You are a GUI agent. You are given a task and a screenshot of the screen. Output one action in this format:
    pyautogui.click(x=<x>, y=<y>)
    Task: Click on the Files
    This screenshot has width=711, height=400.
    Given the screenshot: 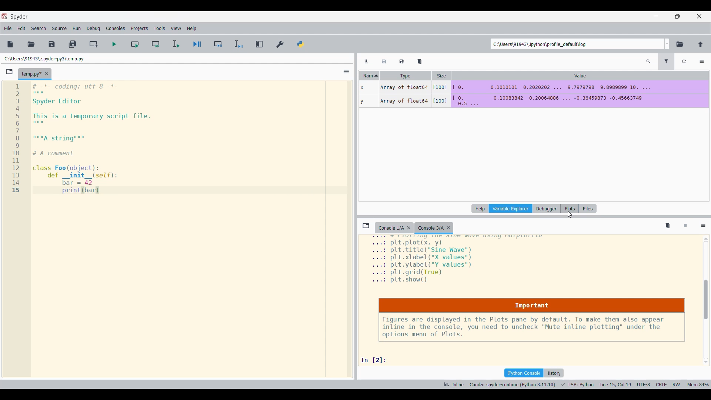 What is the action you would take?
    pyautogui.click(x=588, y=209)
    